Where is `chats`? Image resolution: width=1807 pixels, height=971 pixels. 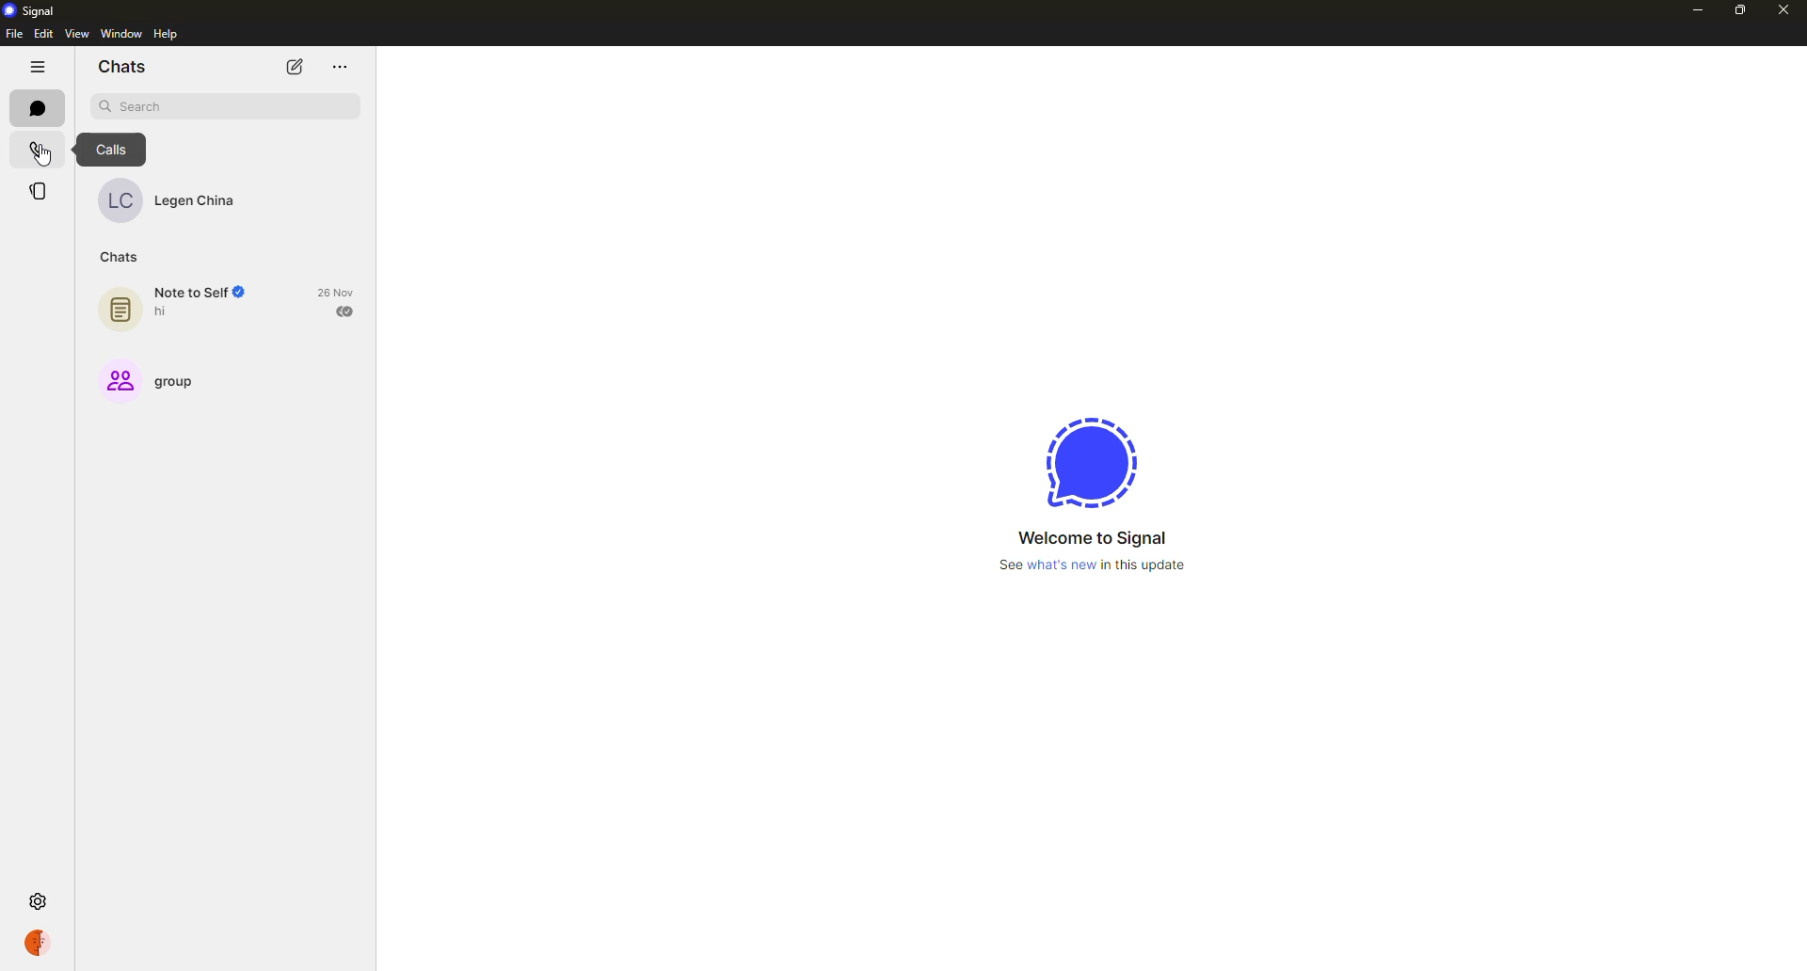
chats is located at coordinates (121, 67).